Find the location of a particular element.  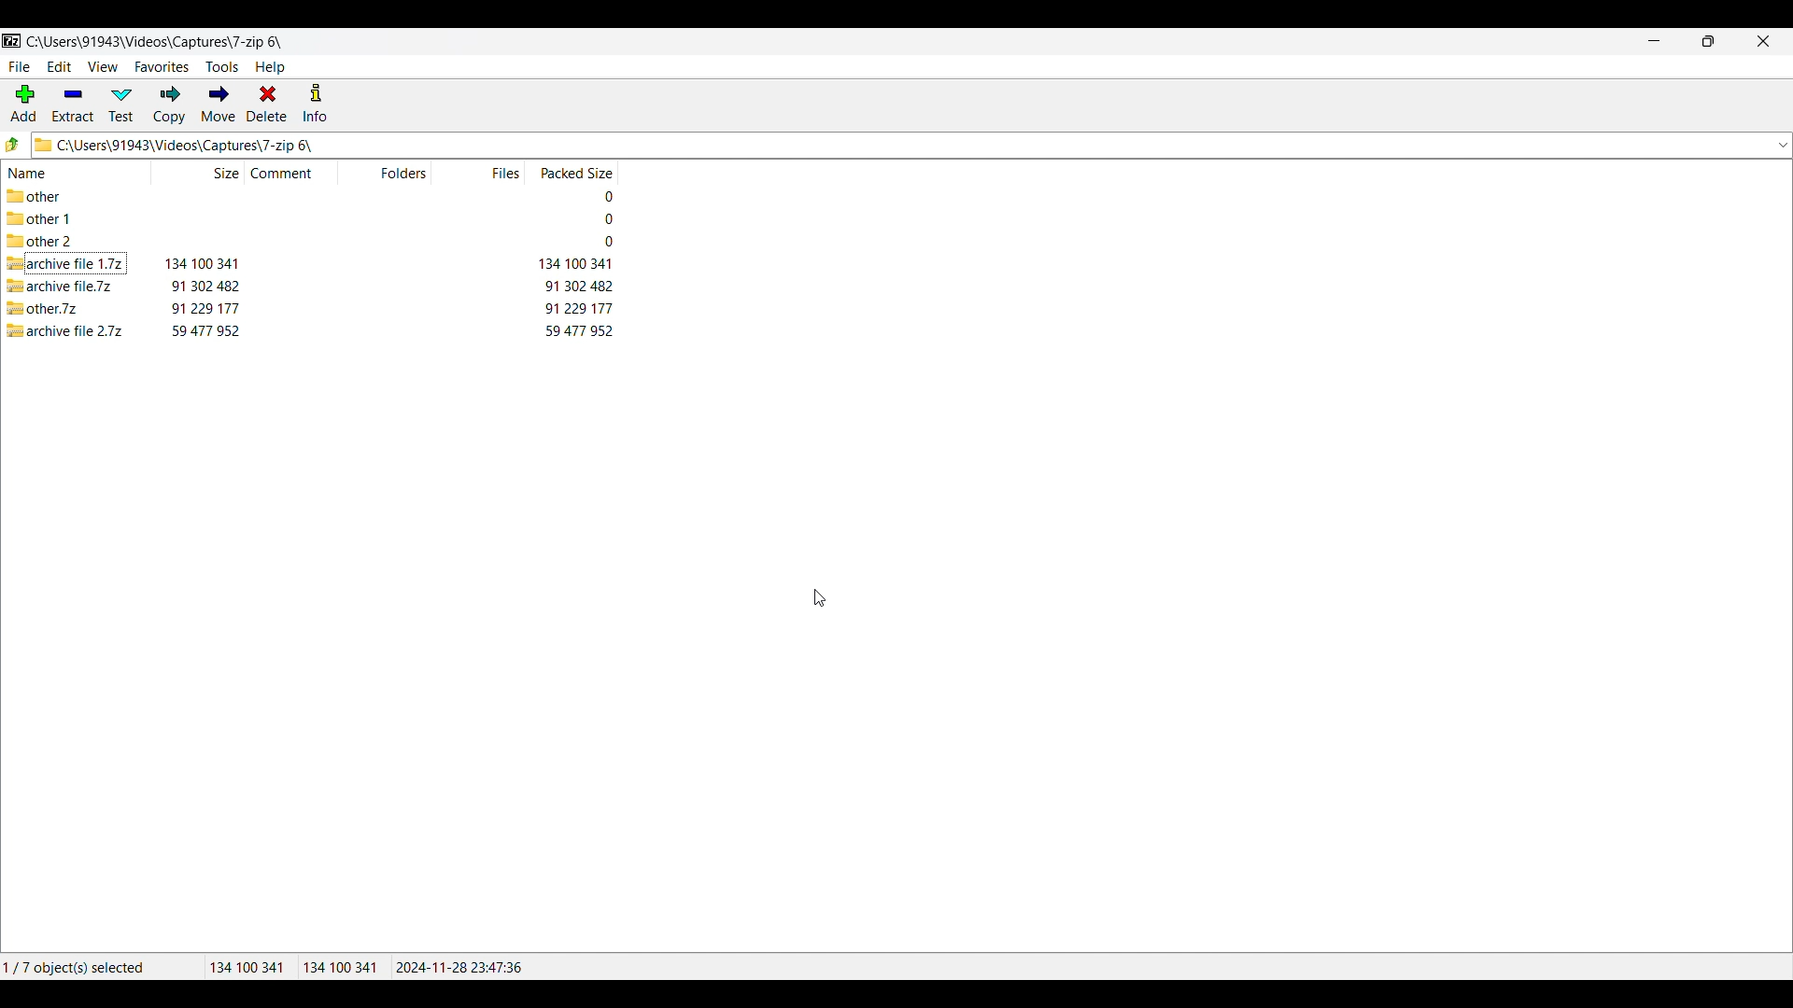

Help menu is located at coordinates (270, 68).